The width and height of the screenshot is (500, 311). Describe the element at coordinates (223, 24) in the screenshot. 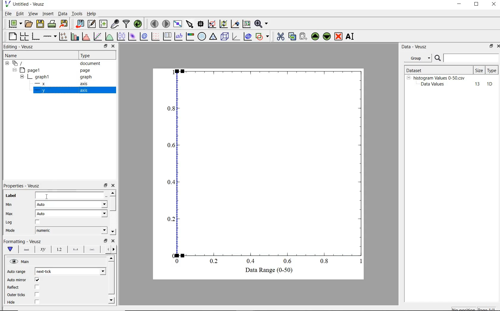

I see `click or draw a rectangle to zoom on graph axes` at that location.